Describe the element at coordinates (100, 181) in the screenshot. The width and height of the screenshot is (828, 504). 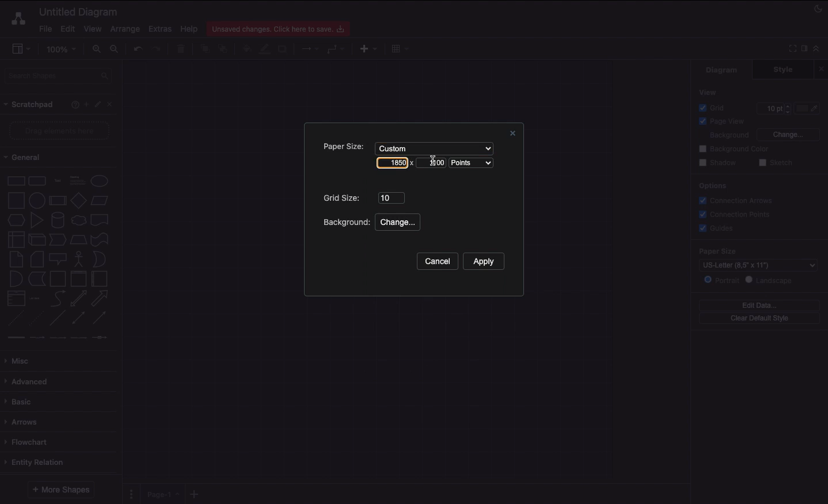
I see `Circle` at that location.